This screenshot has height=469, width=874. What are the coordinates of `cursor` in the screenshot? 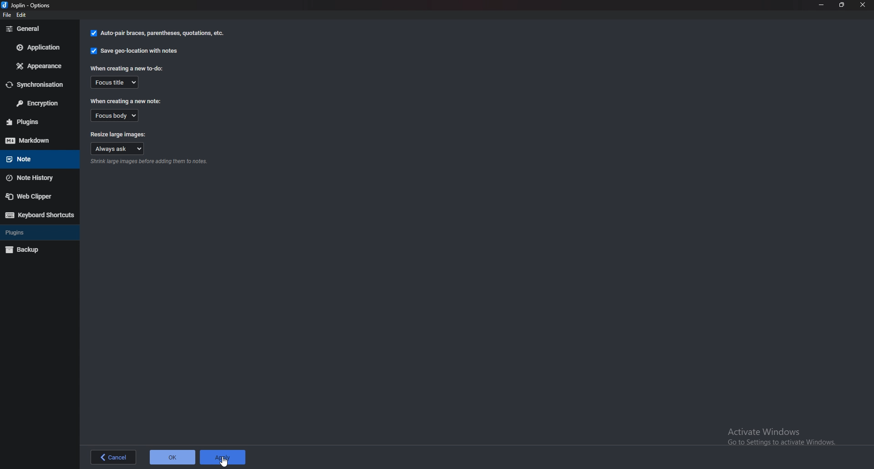 It's located at (223, 461).